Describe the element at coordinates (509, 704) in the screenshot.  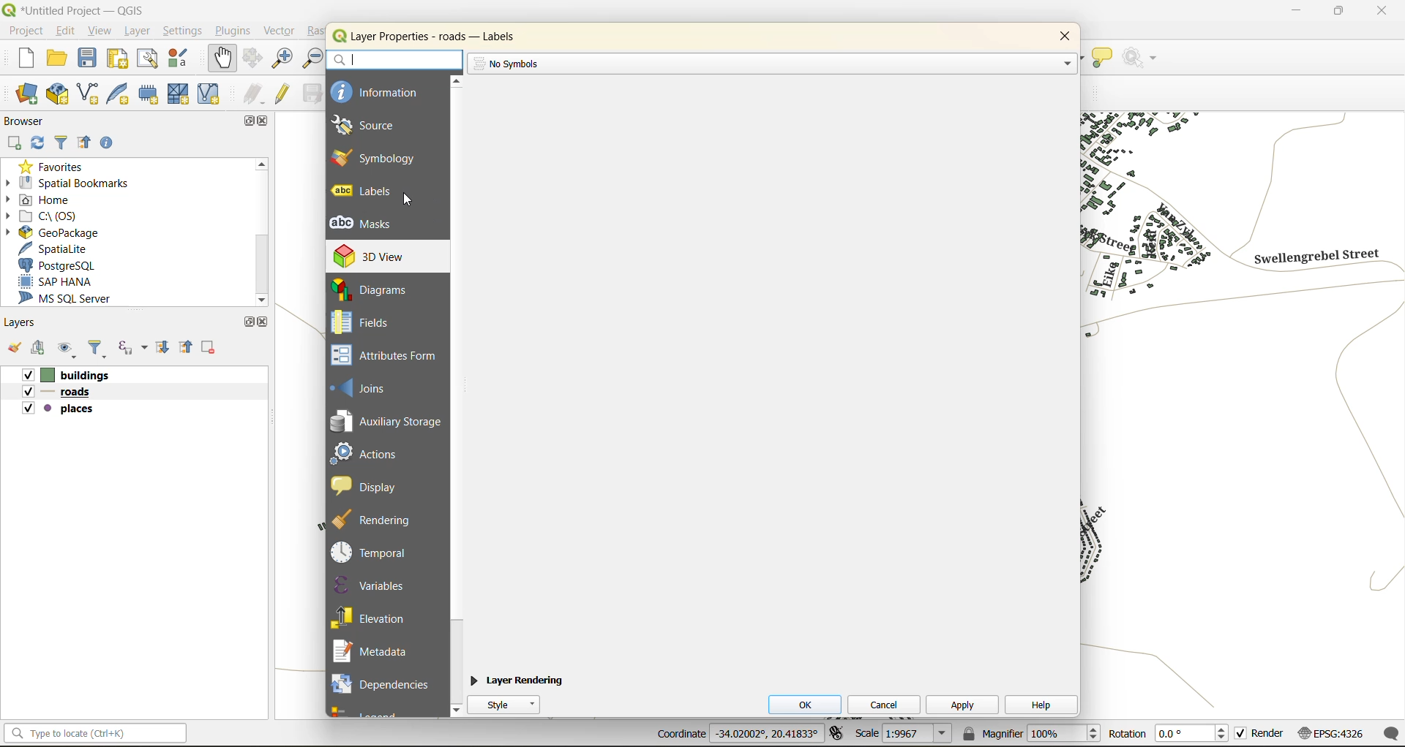
I see `style` at that location.